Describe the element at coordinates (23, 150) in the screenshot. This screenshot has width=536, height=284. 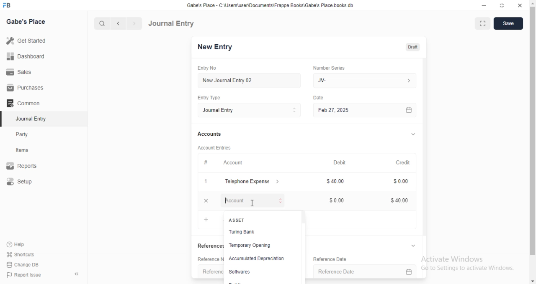
I see `Items` at that location.